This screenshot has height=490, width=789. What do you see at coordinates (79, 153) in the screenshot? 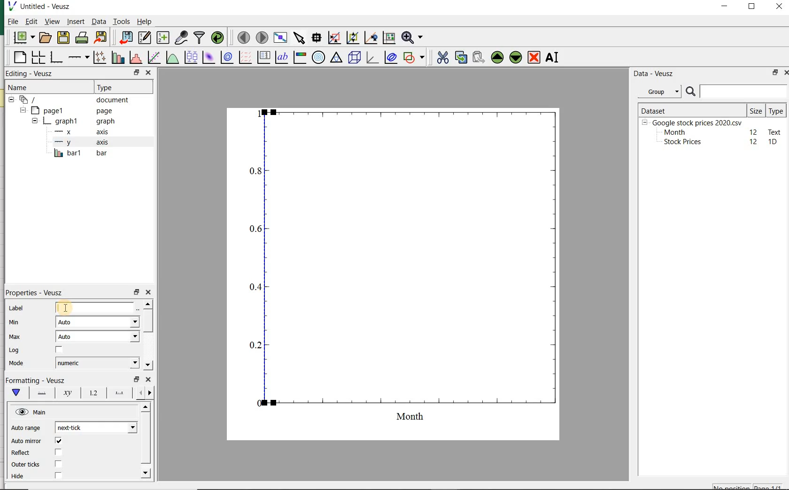
I see `bar1` at bounding box center [79, 153].